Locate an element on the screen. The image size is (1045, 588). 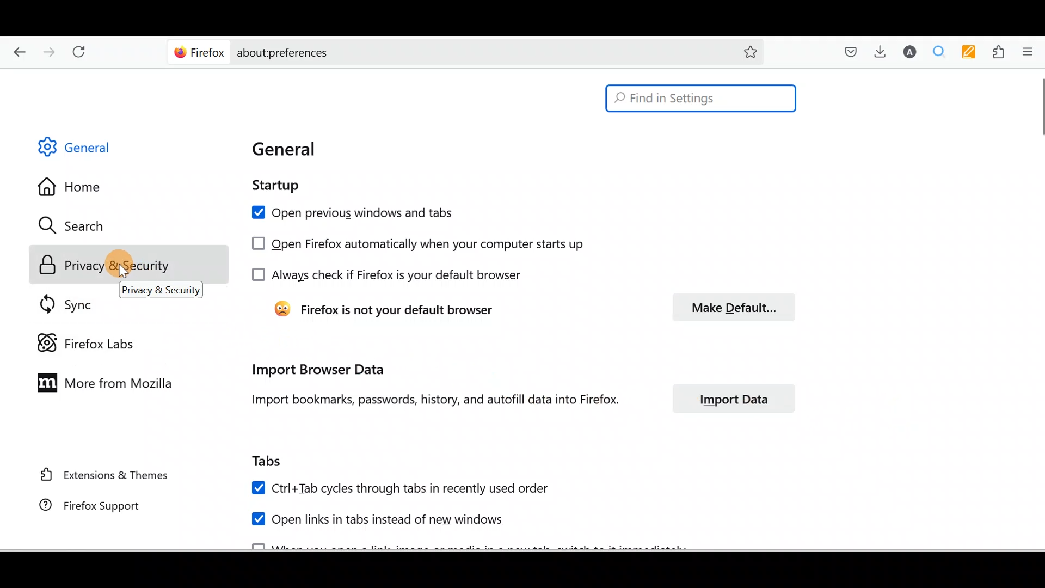
General is located at coordinates (89, 146).